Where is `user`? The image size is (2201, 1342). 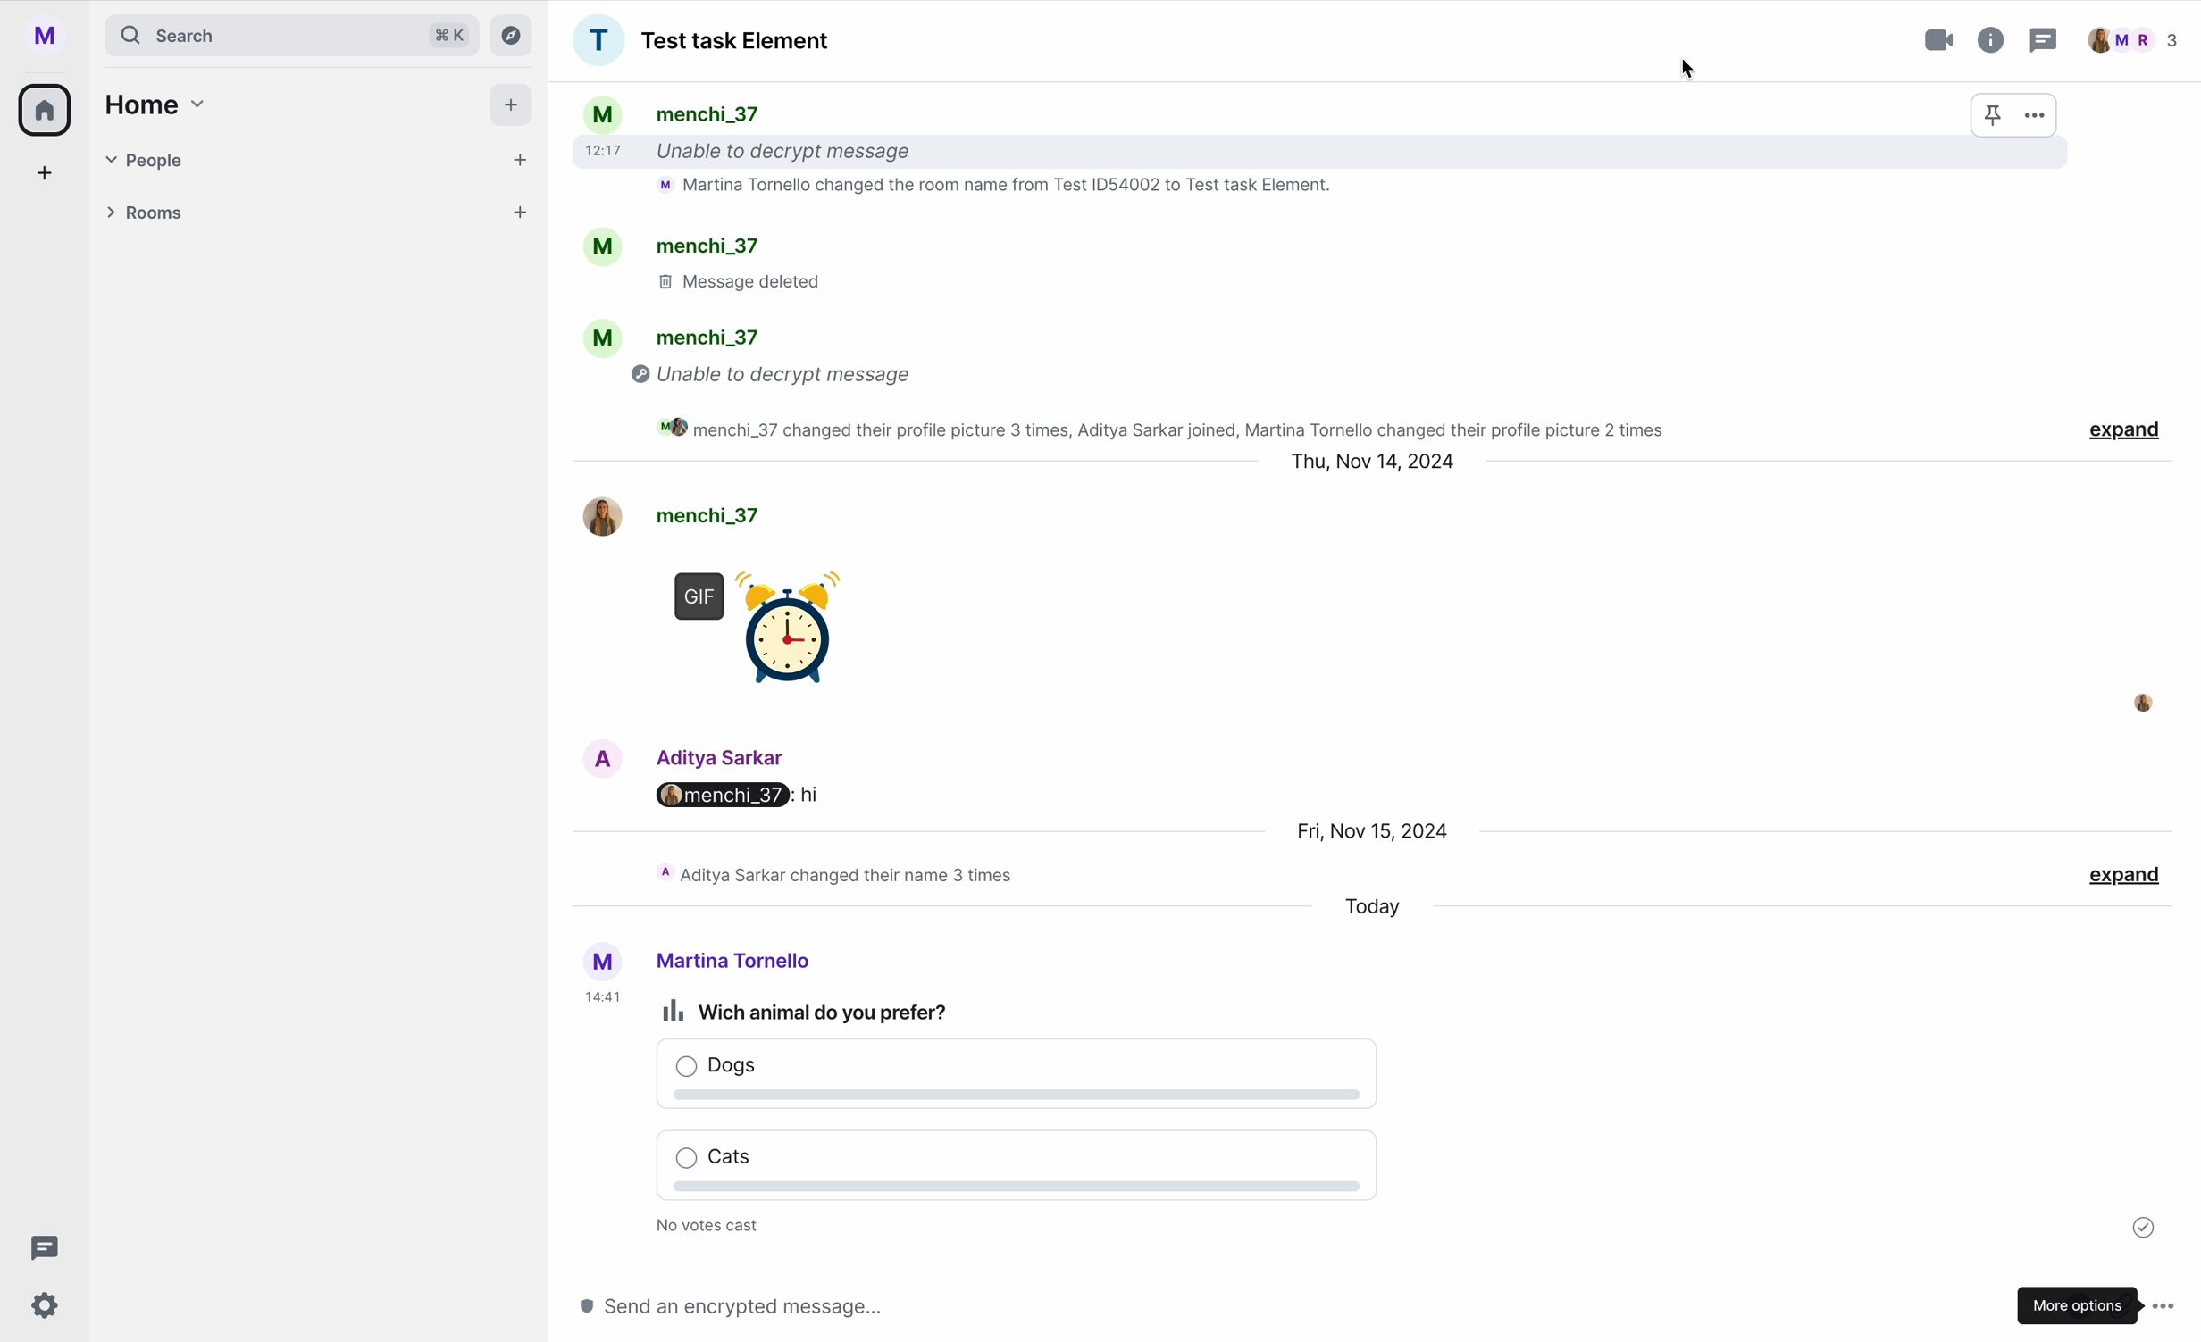
user is located at coordinates (691, 961).